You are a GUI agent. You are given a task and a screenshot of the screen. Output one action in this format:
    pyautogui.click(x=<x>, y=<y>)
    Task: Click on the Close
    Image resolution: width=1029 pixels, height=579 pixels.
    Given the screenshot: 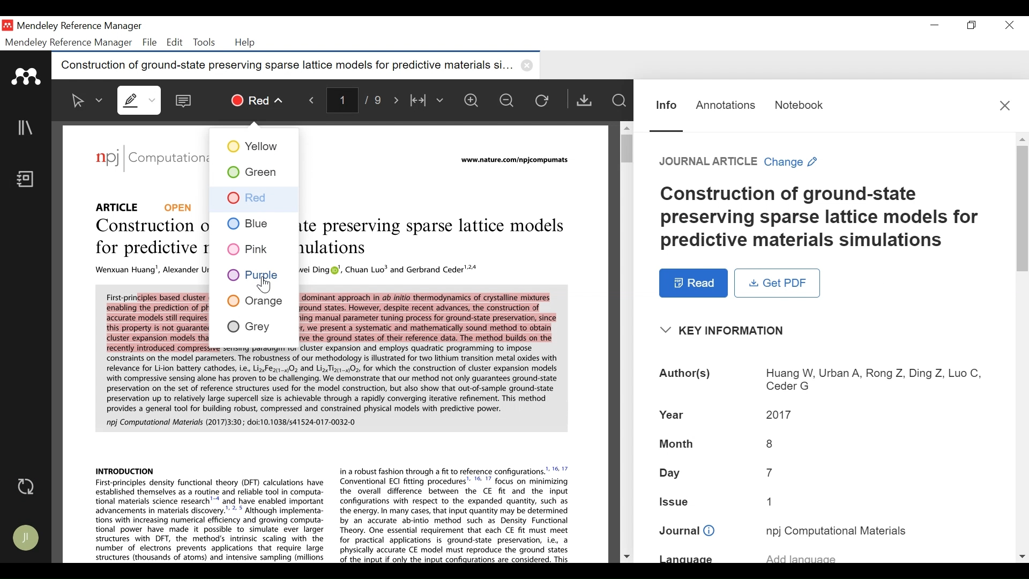 What is the action you would take?
    pyautogui.click(x=1010, y=26)
    